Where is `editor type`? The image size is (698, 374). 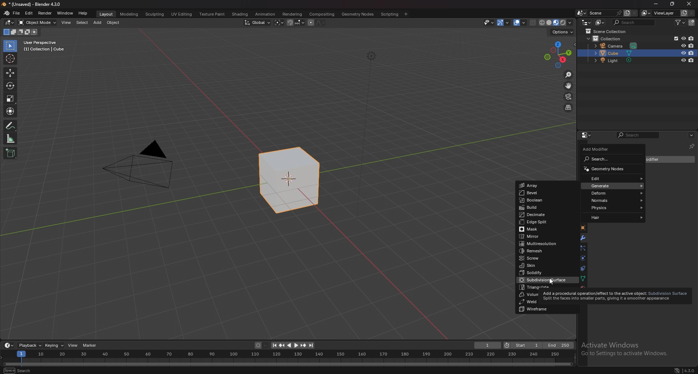
editor type is located at coordinates (587, 135).